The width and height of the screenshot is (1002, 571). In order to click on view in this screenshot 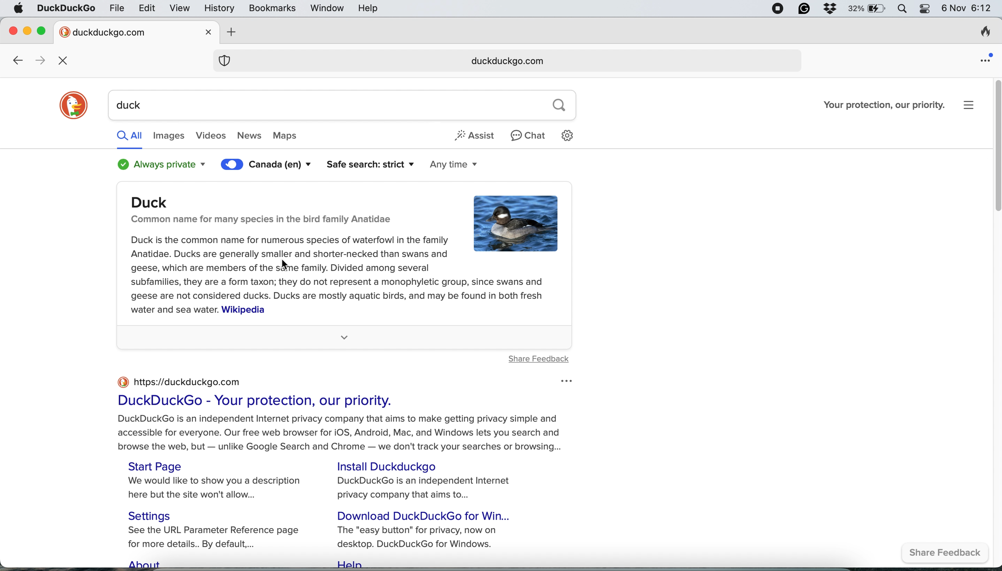, I will do `click(182, 9)`.